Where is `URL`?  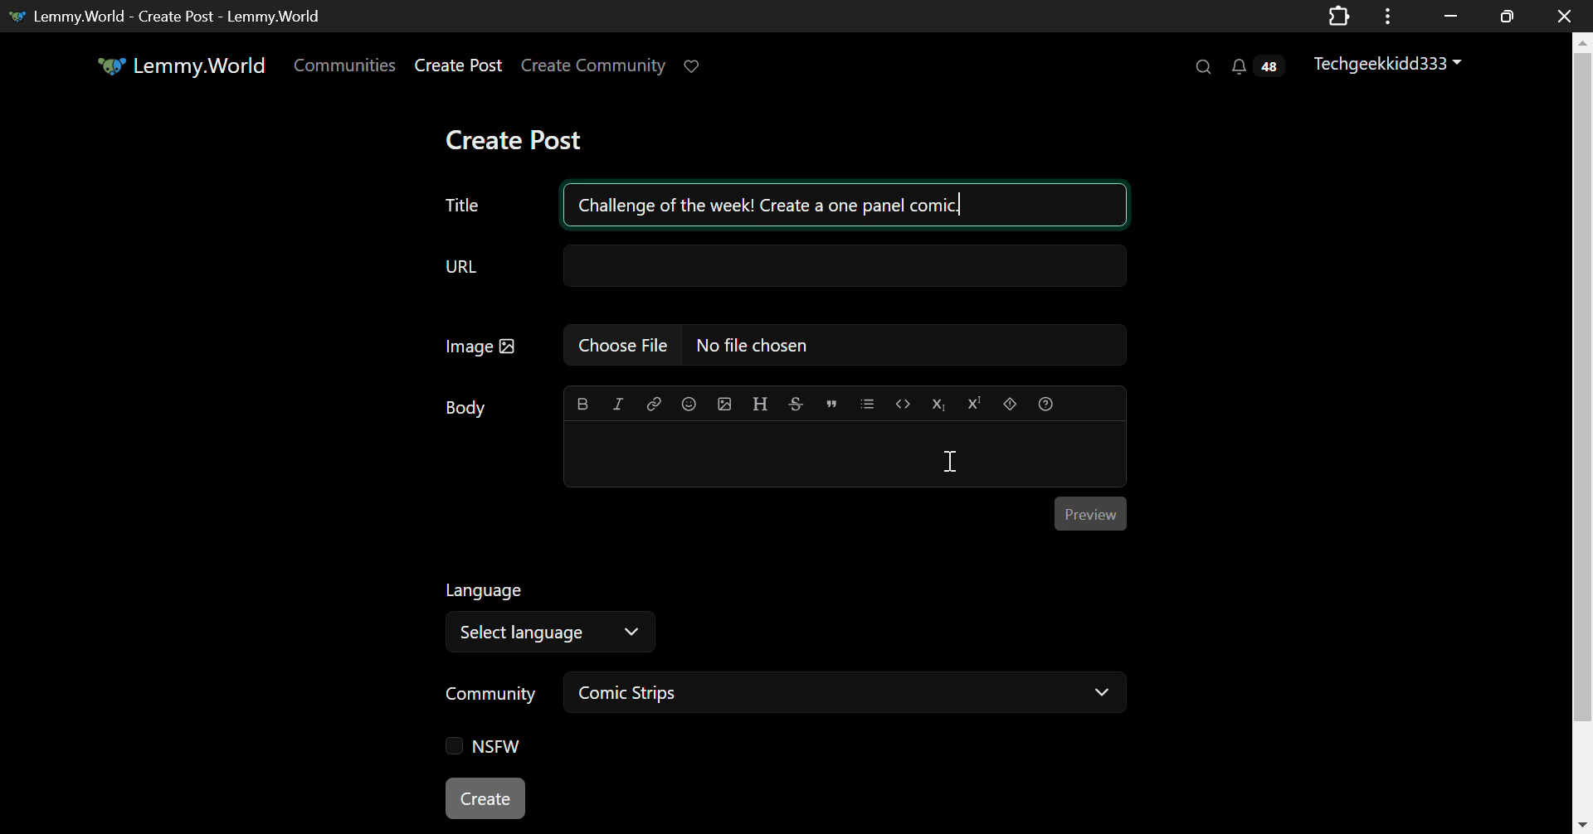 URL is located at coordinates (782, 270).